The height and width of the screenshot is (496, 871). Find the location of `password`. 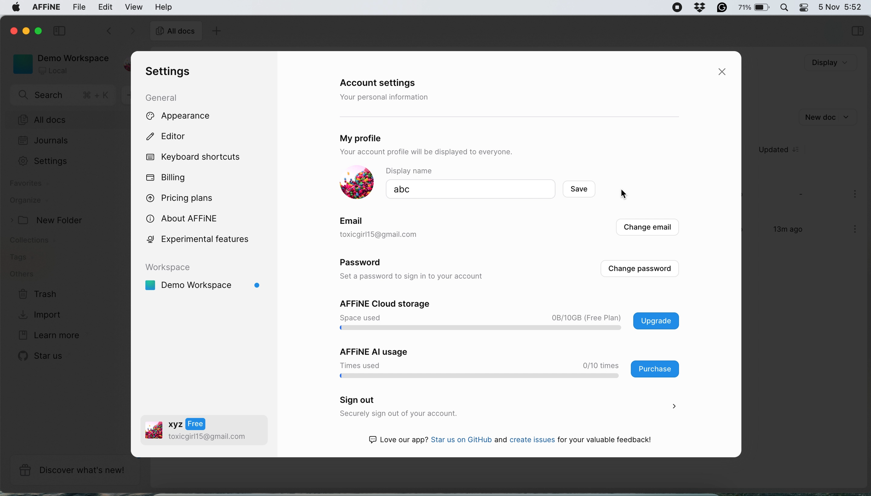

password is located at coordinates (365, 264).